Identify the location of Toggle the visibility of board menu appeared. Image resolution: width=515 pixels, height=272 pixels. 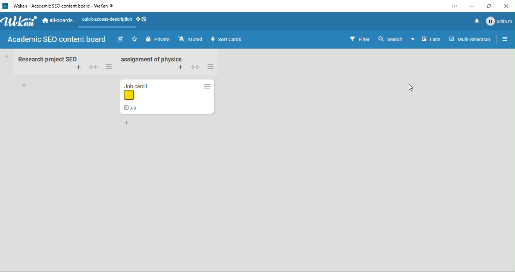
(428, 39).